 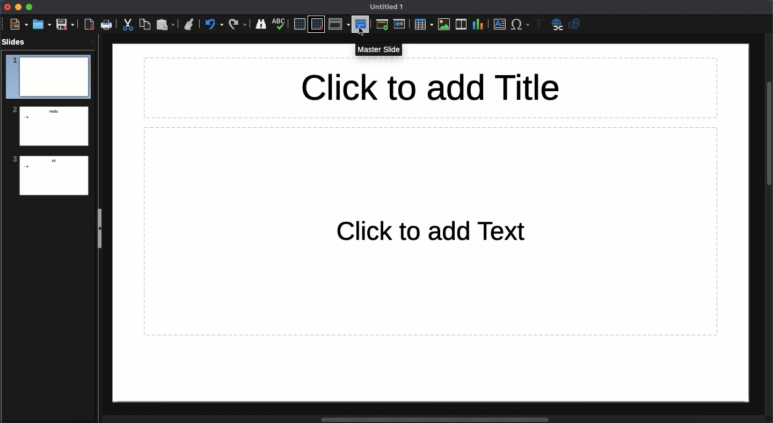 What do you see at coordinates (432, 87) in the screenshot?
I see `Title` at bounding box center [432, 87].